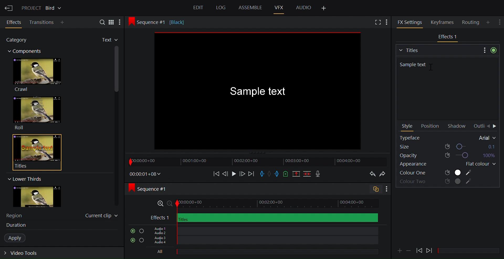  What do you see at coordinates (141, 231) in the screenshot?
I see `Solo this track` at bounding box center [141, 231].